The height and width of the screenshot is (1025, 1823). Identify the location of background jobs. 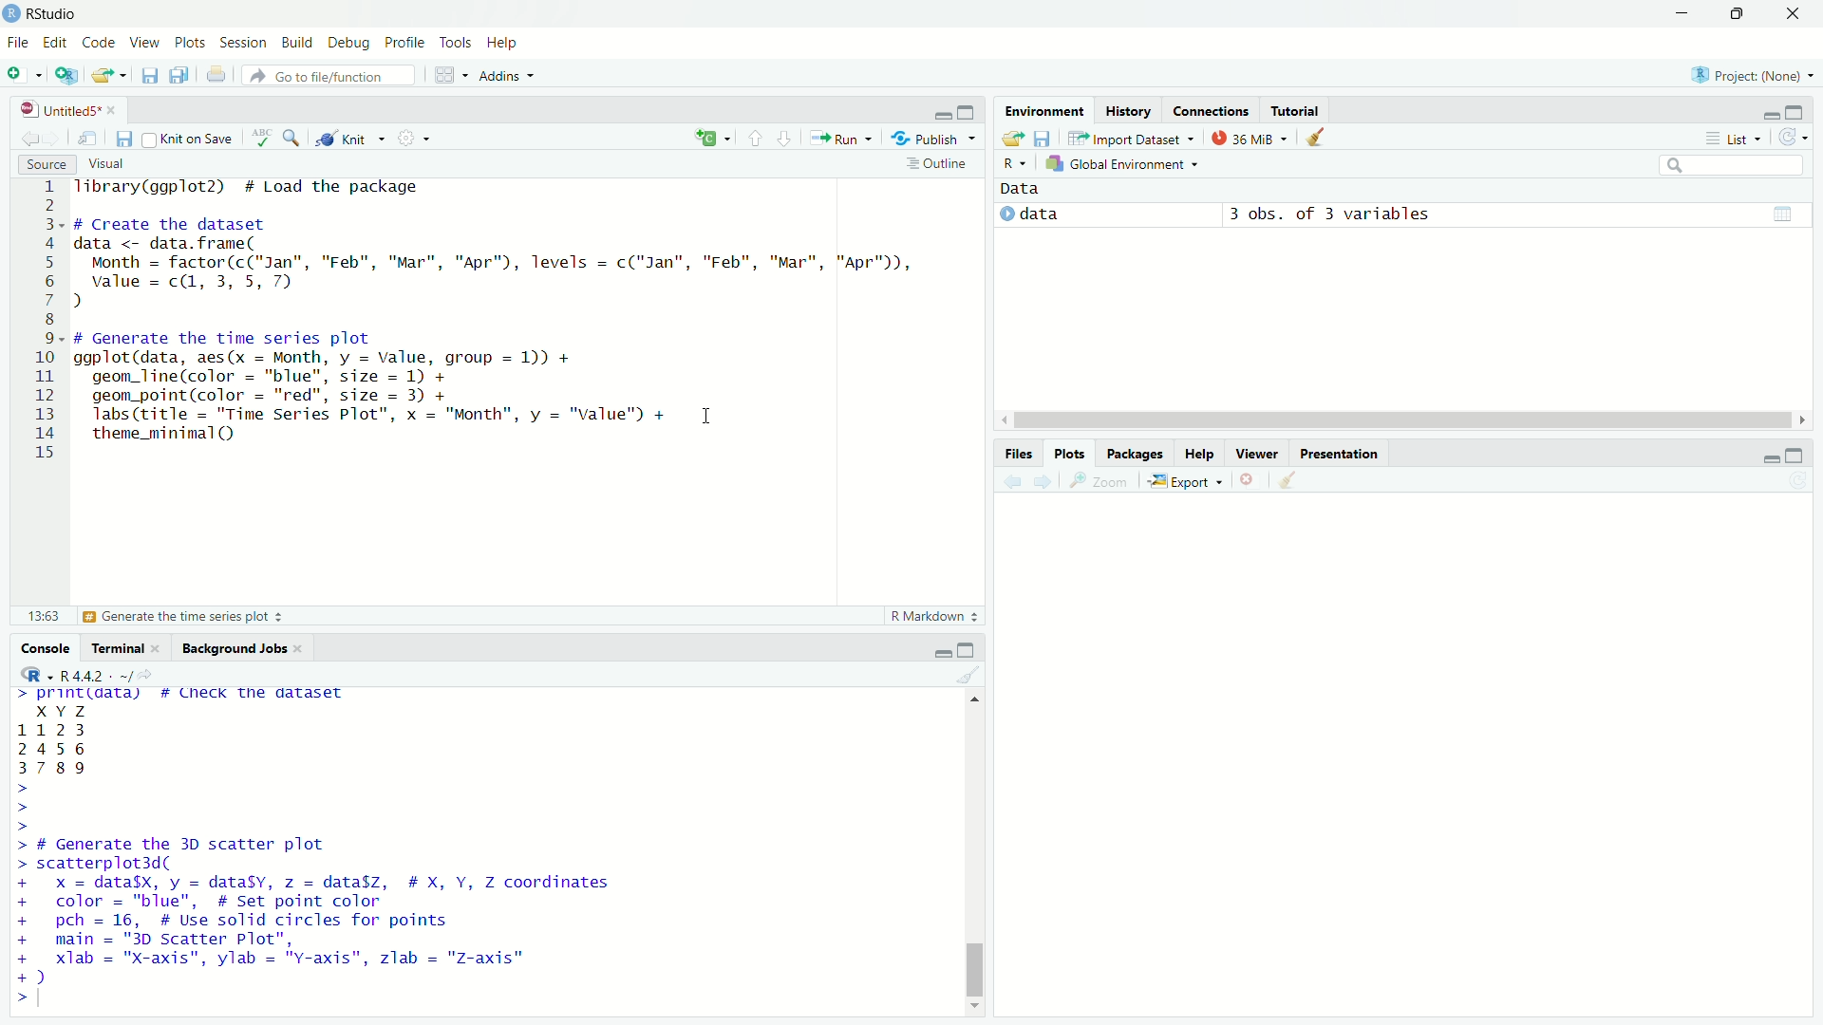
(233, 648).